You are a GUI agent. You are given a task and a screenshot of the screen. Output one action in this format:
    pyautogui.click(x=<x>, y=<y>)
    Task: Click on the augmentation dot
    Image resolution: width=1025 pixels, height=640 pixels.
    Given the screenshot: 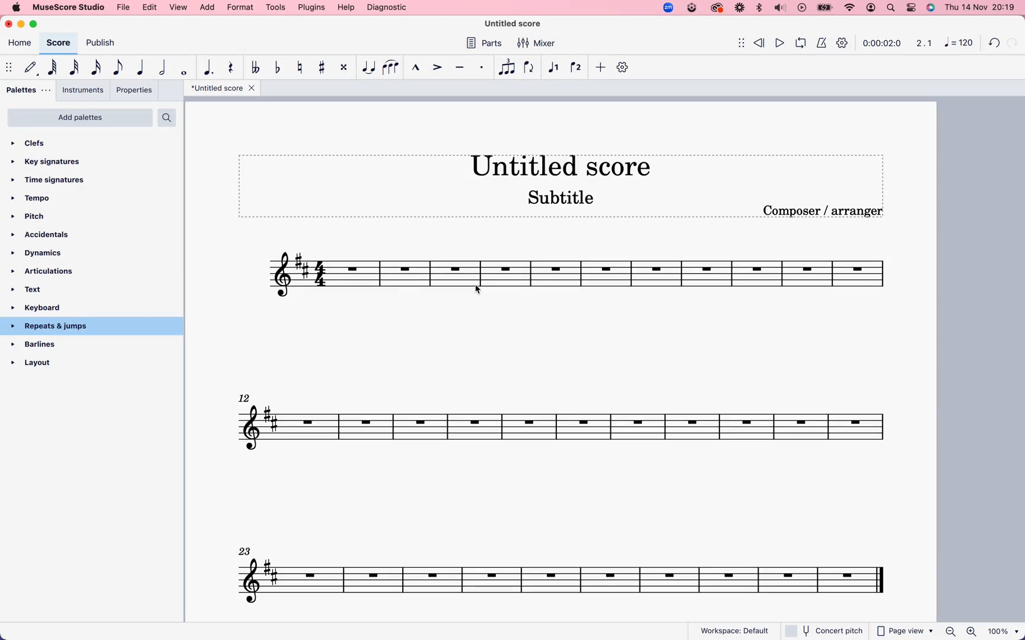 What is the action you would take?
    pyautogui.click(x=211, y=67)
    